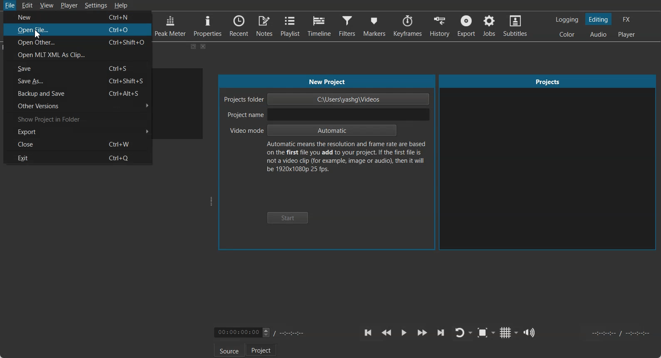 Image resolution: width=661 pixels, height=358 pixels. What do you see at coordinates (121, 5) in the screenshot?
I see `Help` at bounding box center [121, 5].